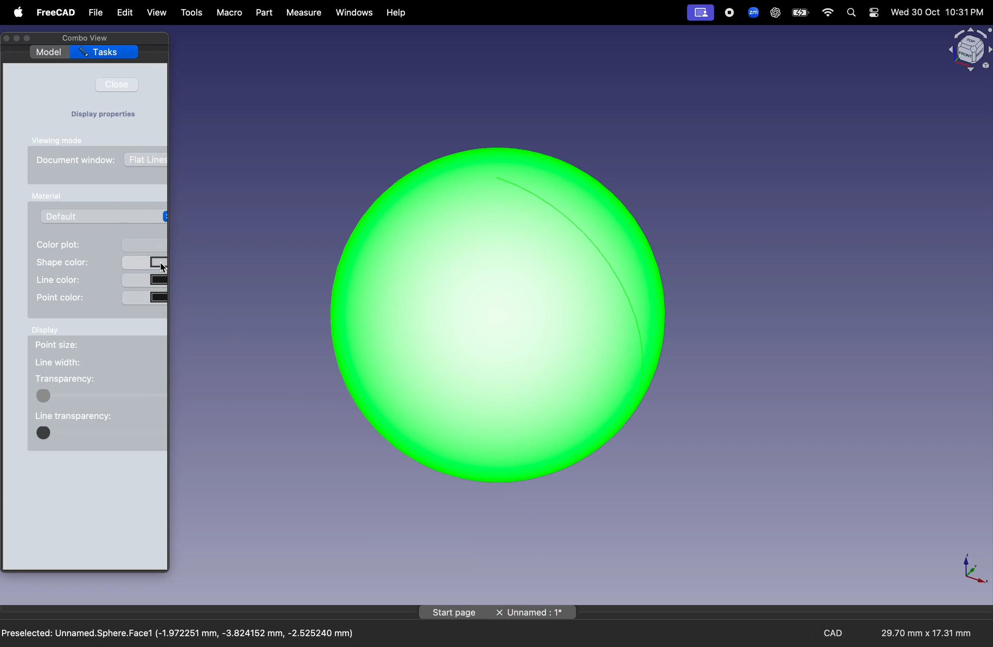  What do you see at coordinates (123, 13) in the screenshot?
I see `edit` at bounding box center [123, 13].